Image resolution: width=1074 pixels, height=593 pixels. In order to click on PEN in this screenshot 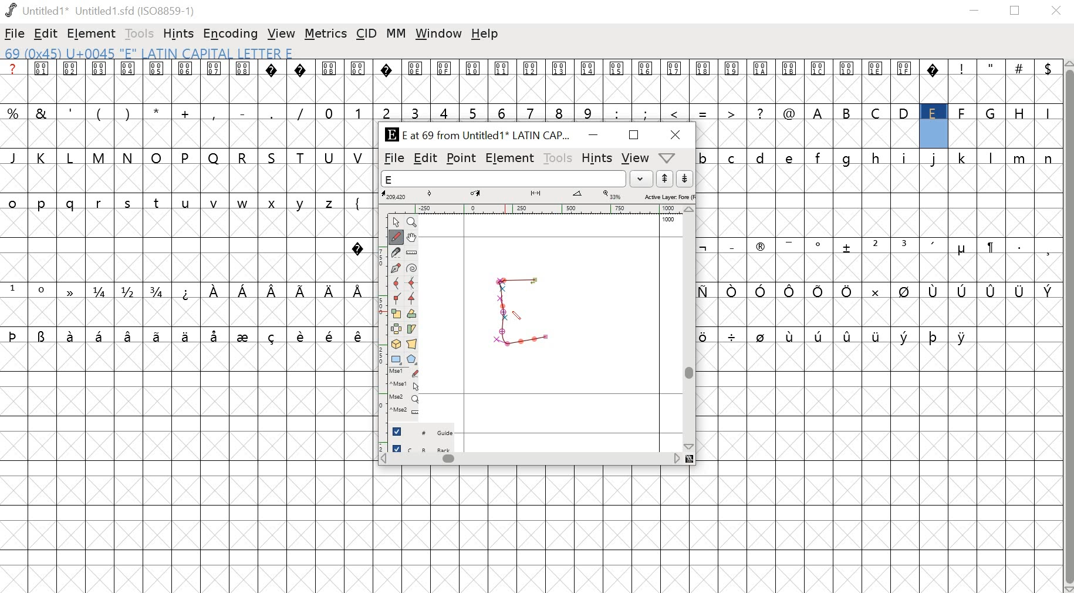, I will do `click(518, 311)`.